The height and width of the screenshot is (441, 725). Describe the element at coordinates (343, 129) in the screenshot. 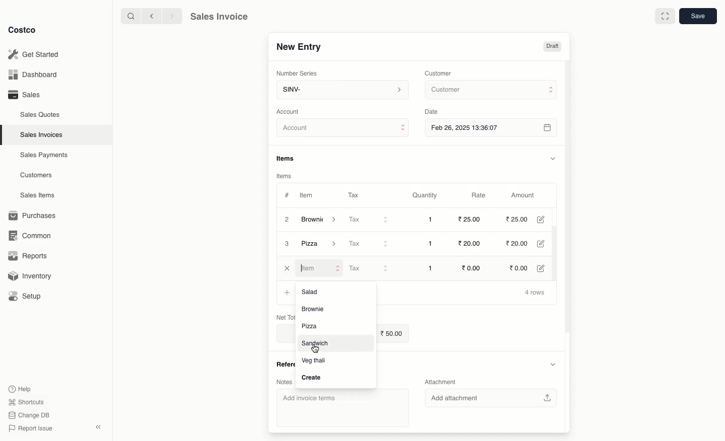

I see `Account` at that location.